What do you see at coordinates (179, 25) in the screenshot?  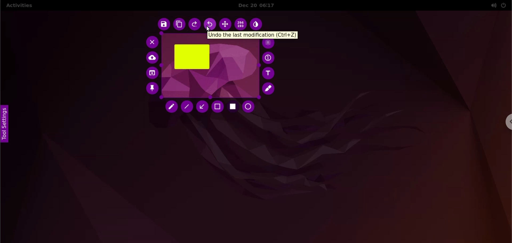 I see `copy to clipboard` at bounding box center [179, 25].